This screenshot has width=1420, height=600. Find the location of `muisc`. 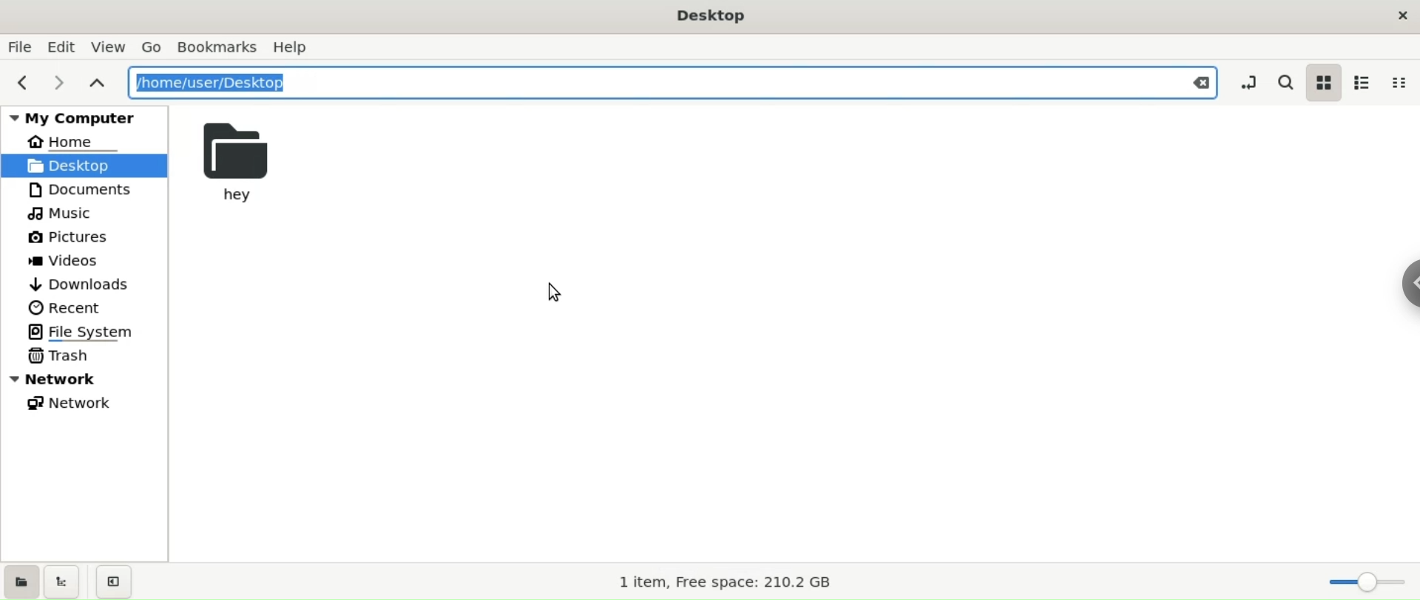

muisc is located at coordinates (67, 216).